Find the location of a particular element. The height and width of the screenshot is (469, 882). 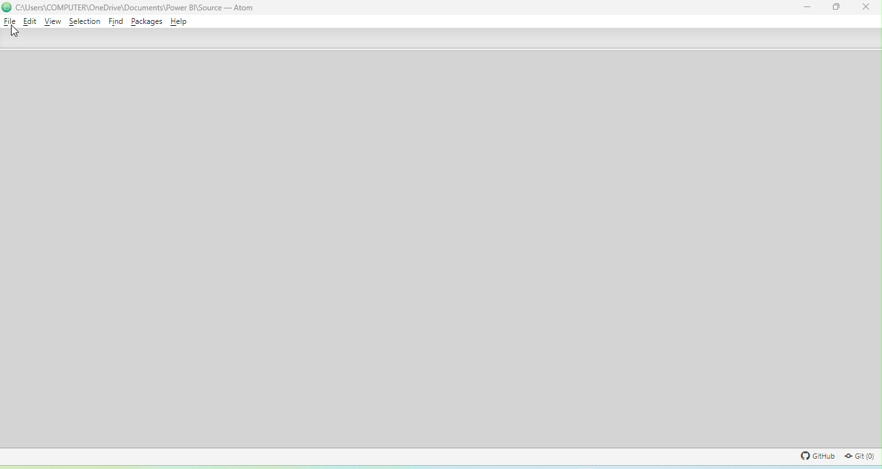

selection menu is located at coordinates (85, 21).